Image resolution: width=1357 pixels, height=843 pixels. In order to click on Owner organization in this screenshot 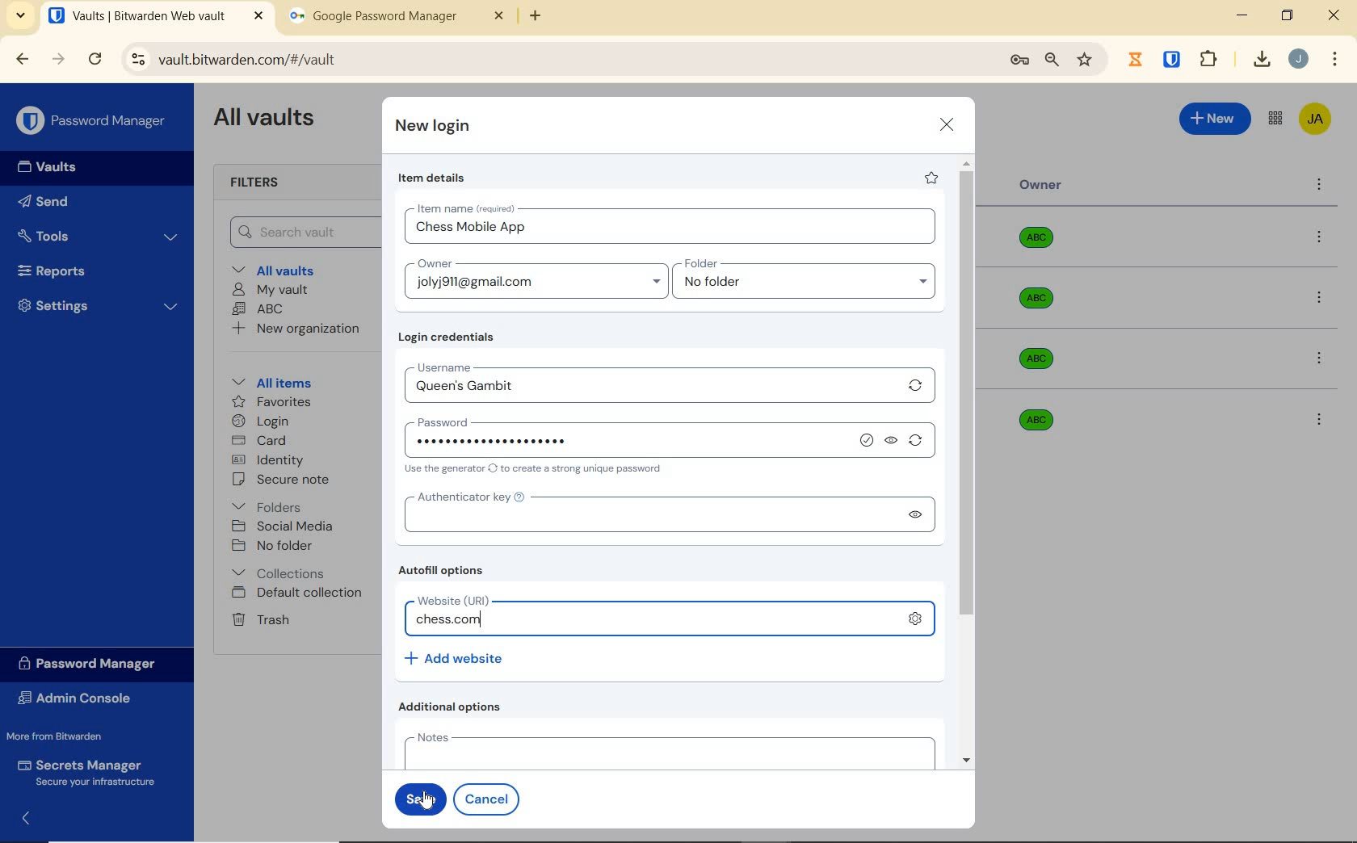, I will do `click(1042, 359)`.